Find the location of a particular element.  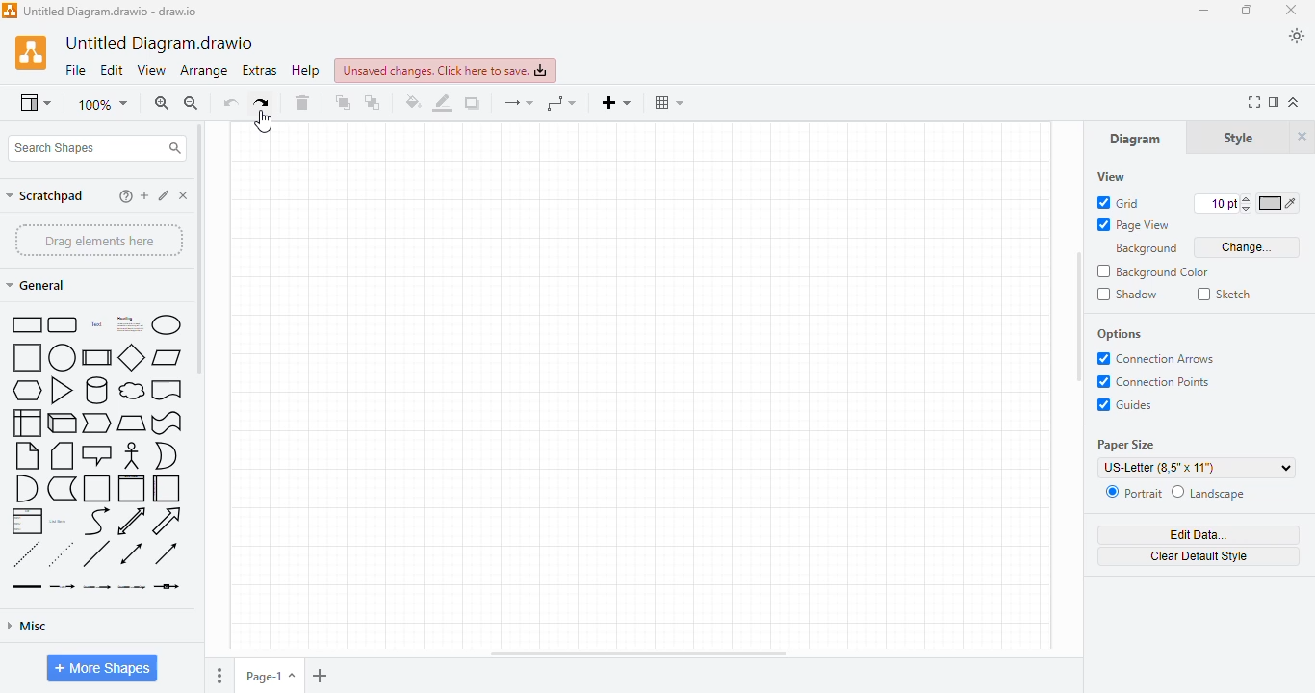

horizontal scroll bar is located at coordinates (638, 653).